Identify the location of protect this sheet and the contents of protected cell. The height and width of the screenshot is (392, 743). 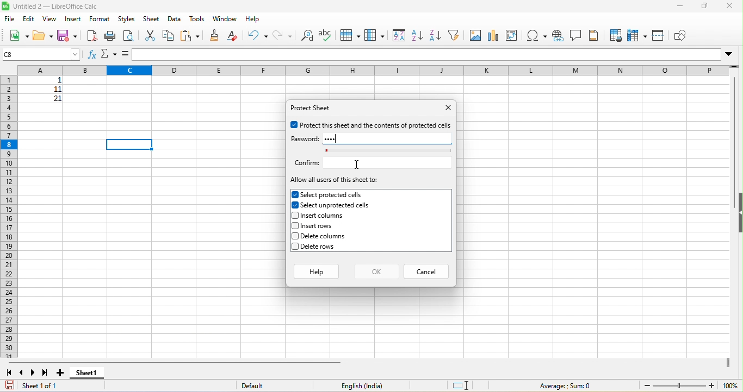
(371, 125).